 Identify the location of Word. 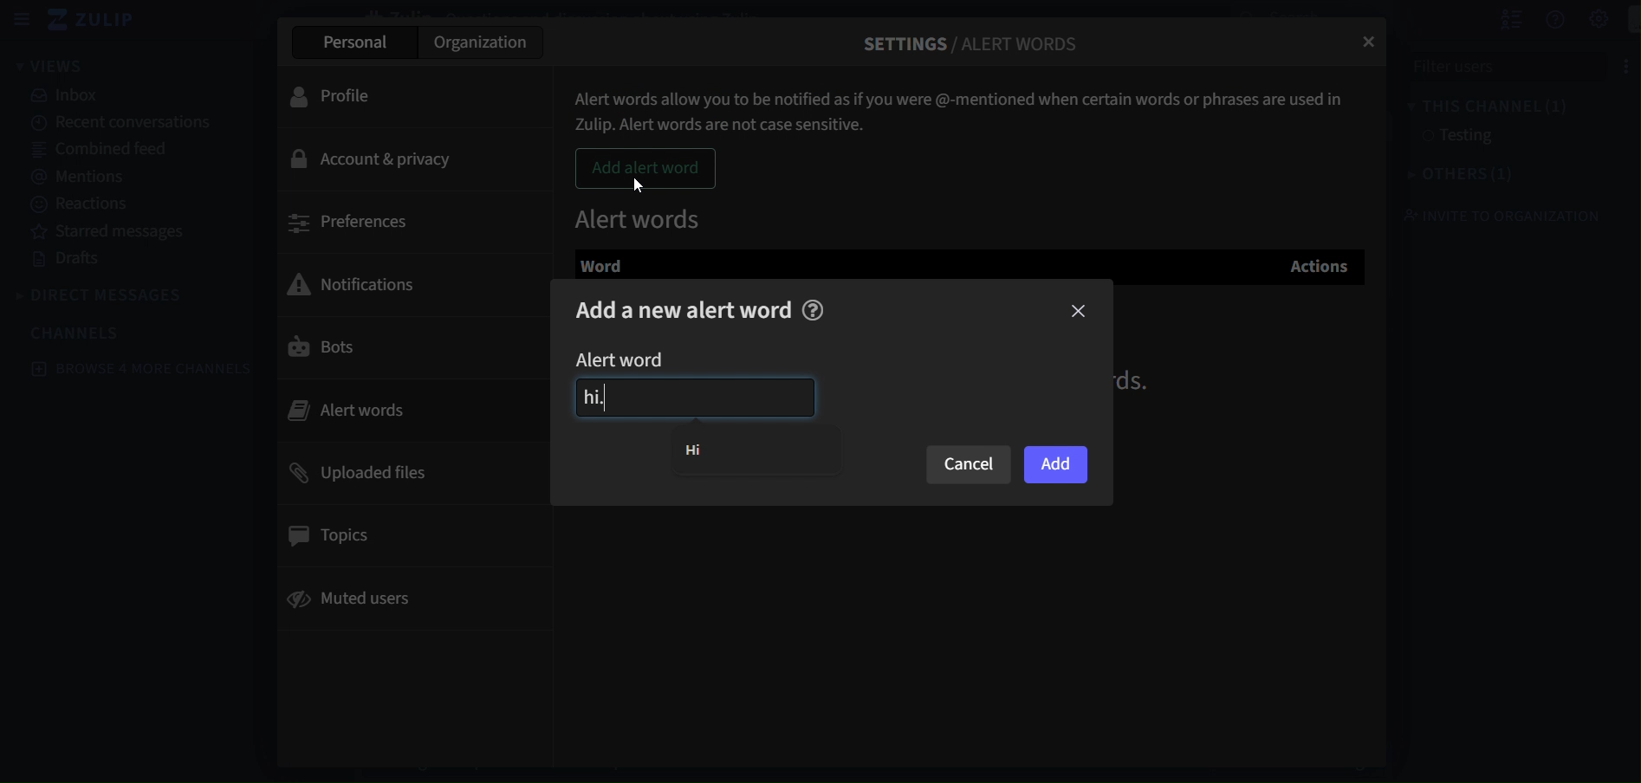
(615, 264).